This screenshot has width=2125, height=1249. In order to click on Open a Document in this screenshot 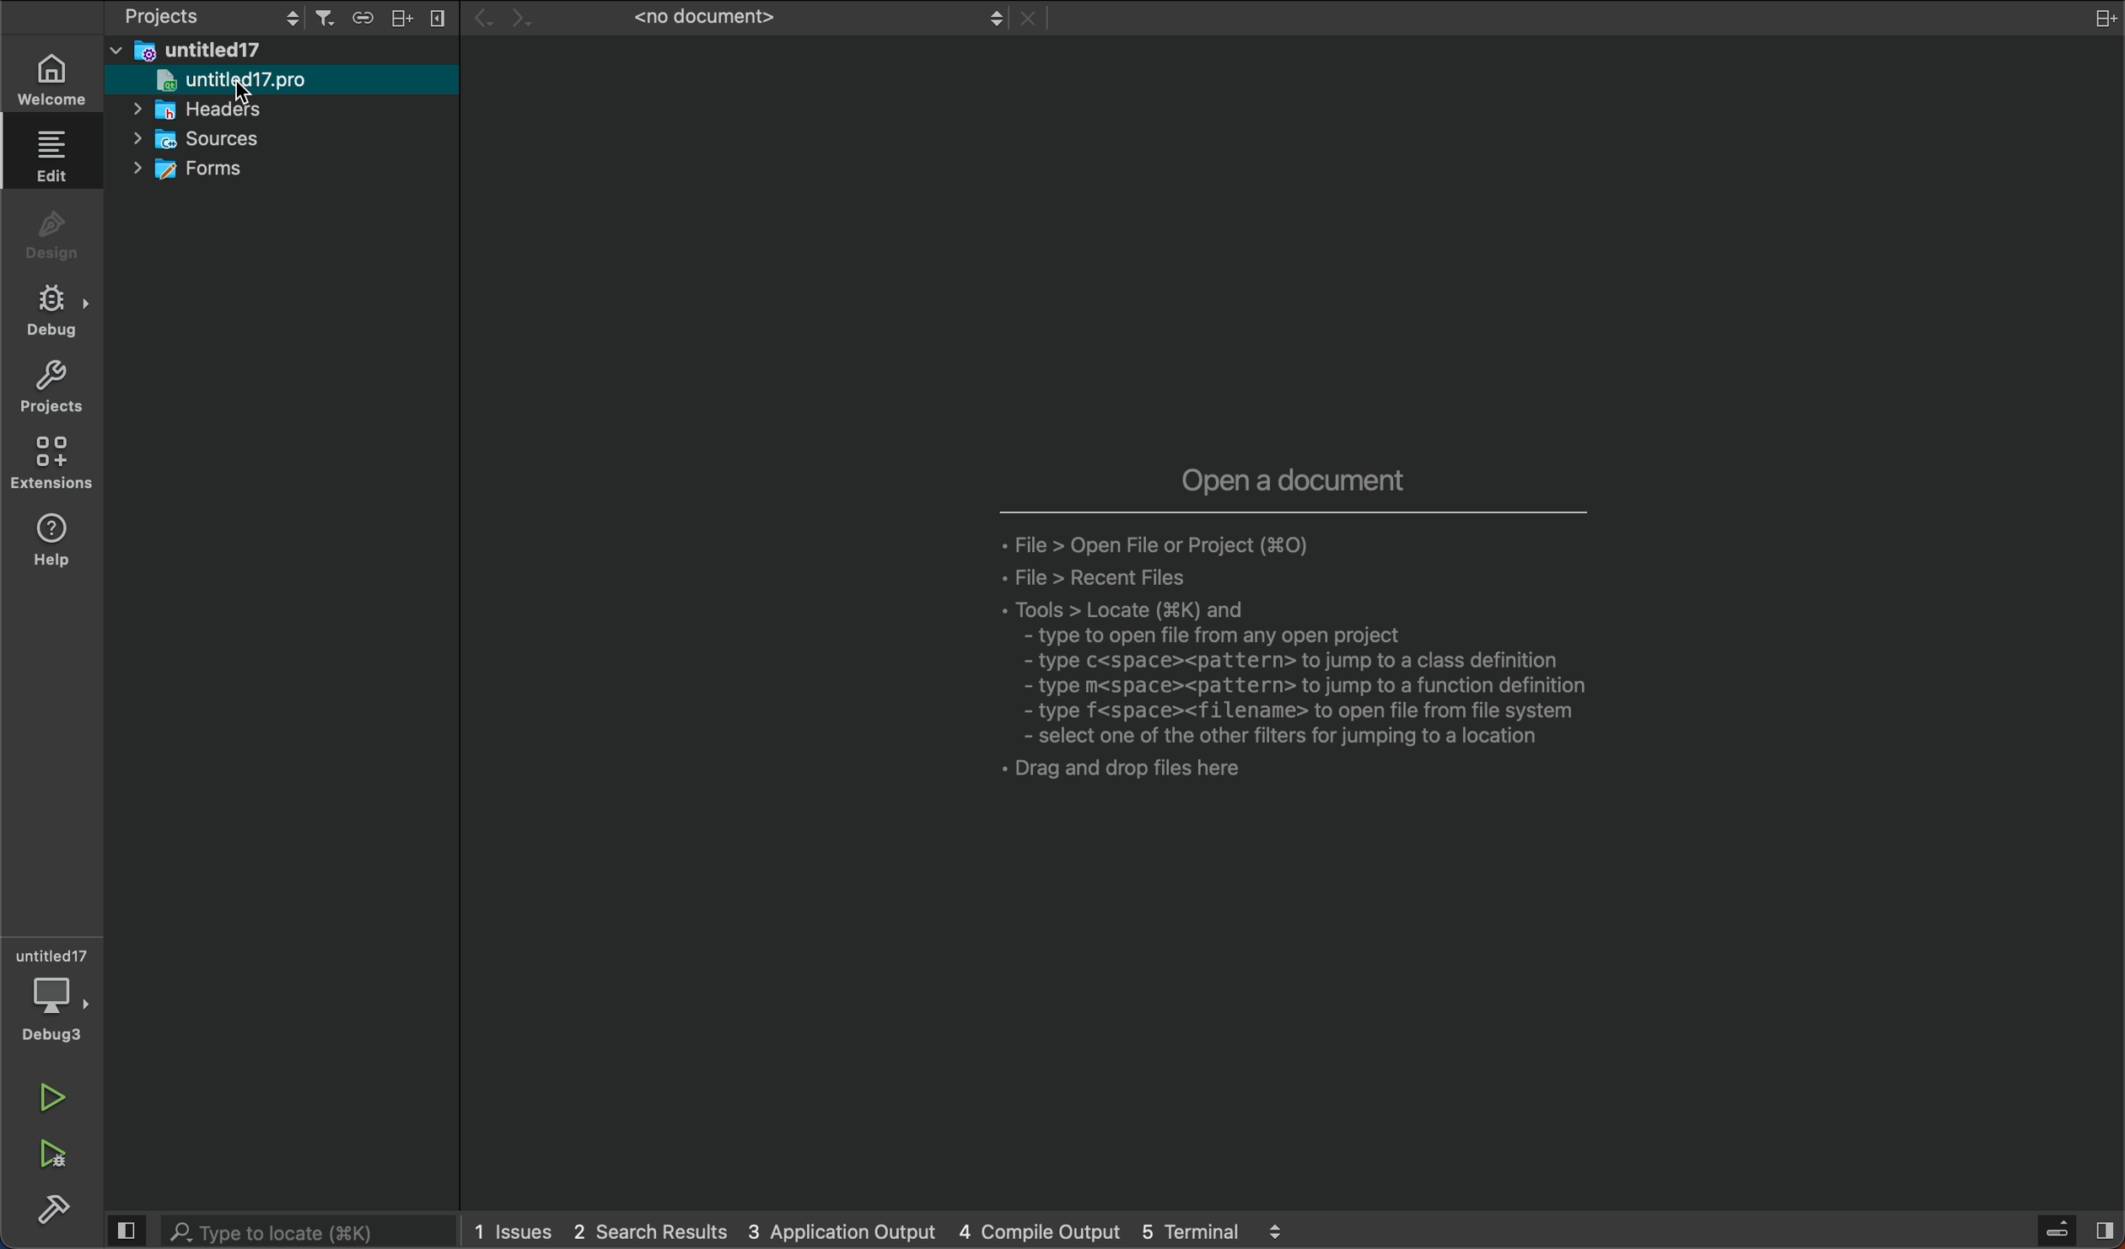, I will do `click(1282, 648)`.